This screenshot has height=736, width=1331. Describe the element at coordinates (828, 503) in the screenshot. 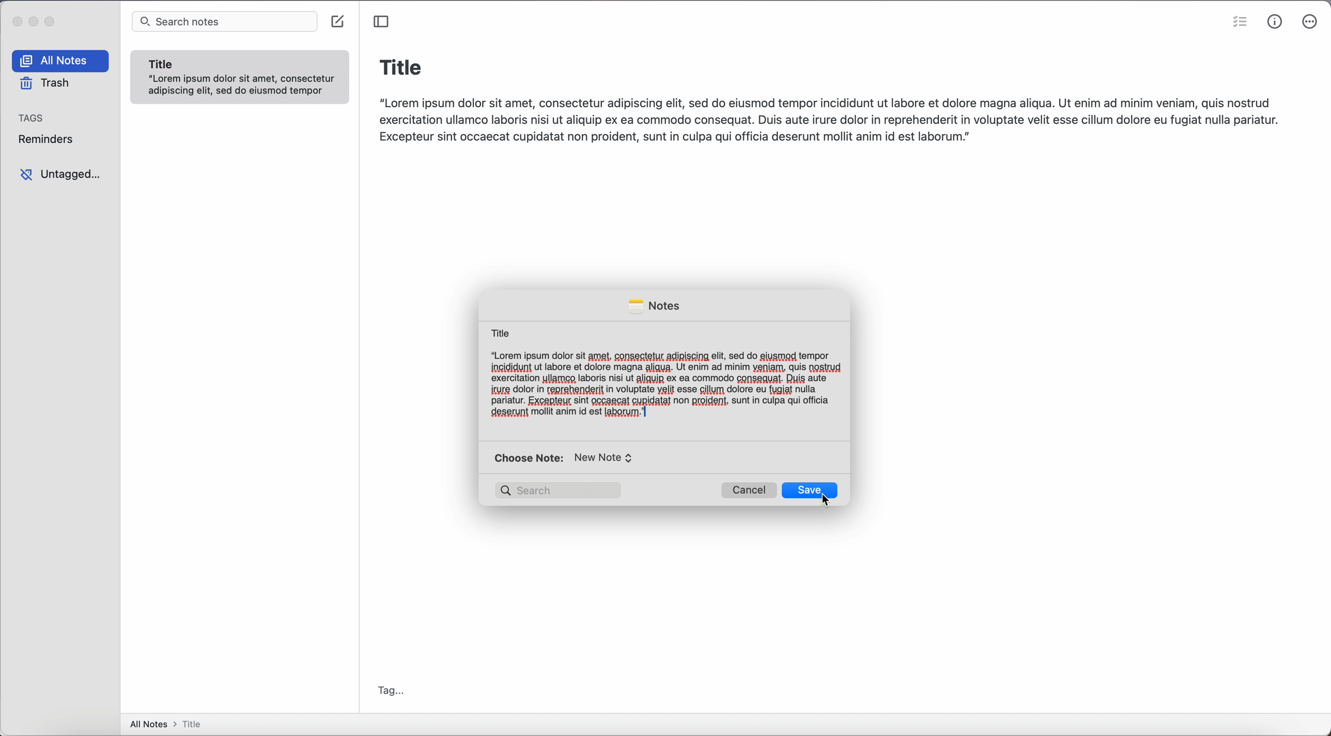

I see `cursor` at that location.